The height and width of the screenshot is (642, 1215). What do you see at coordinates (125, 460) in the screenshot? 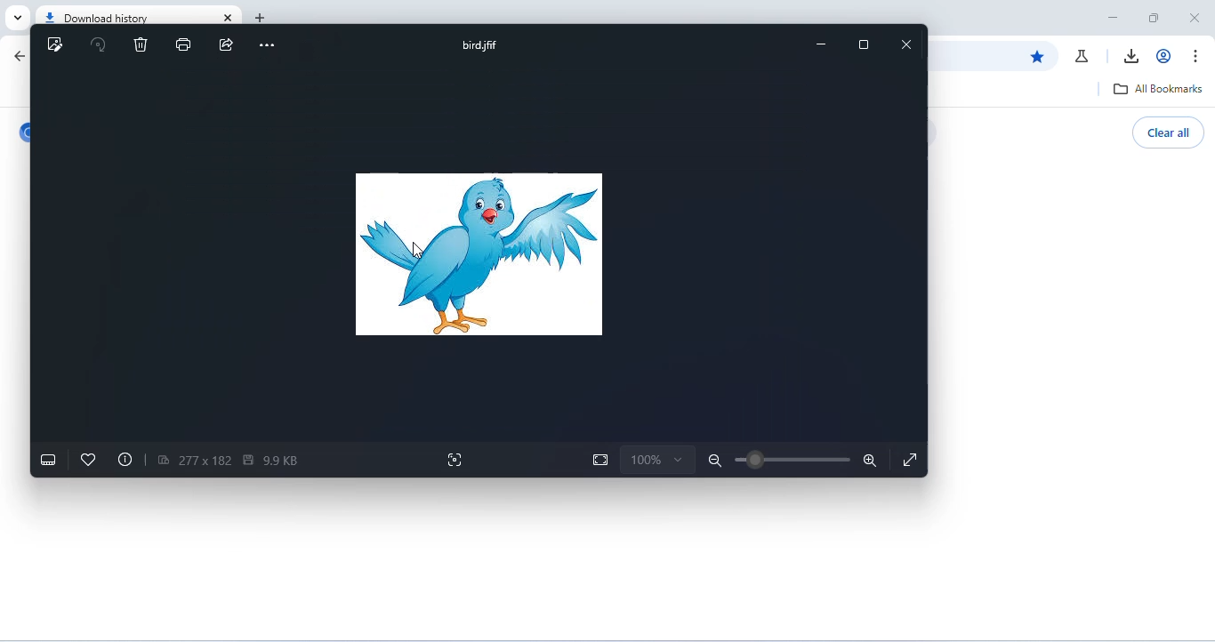
I see `file info` at bounding box center [125, 460].